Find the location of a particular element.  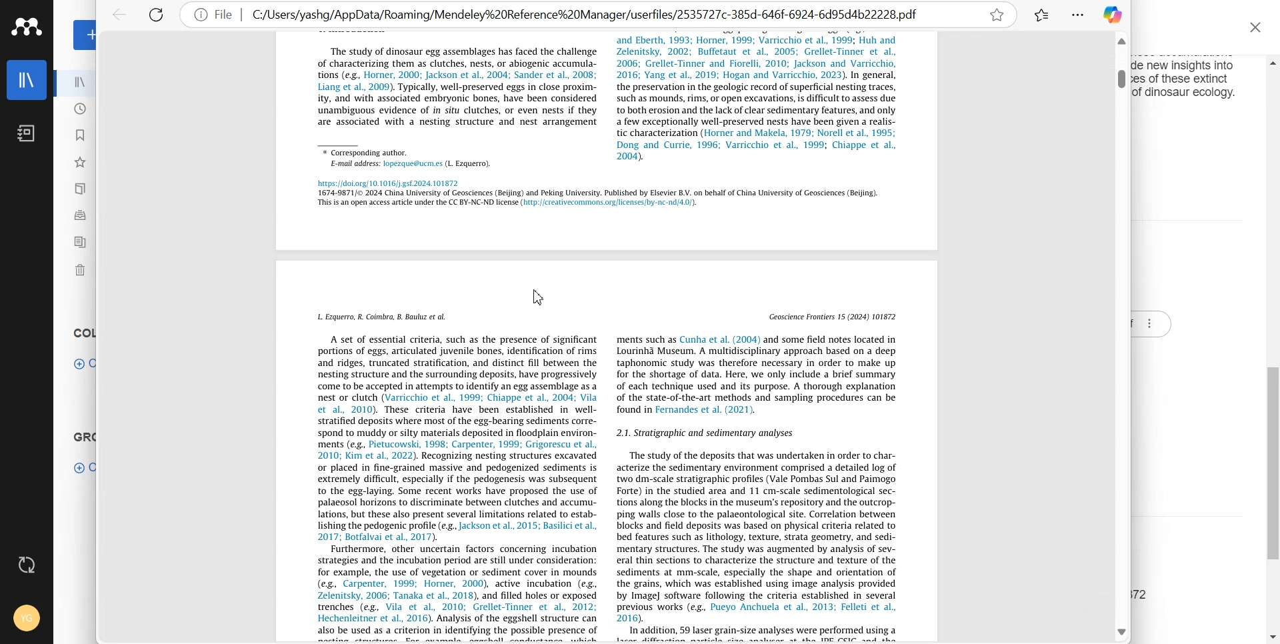

Close is located at coordinates (1258, 28).